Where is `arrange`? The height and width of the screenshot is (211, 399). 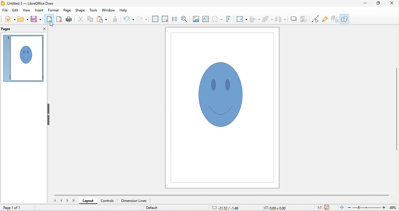 arrange is located at coordinates (267, 19).